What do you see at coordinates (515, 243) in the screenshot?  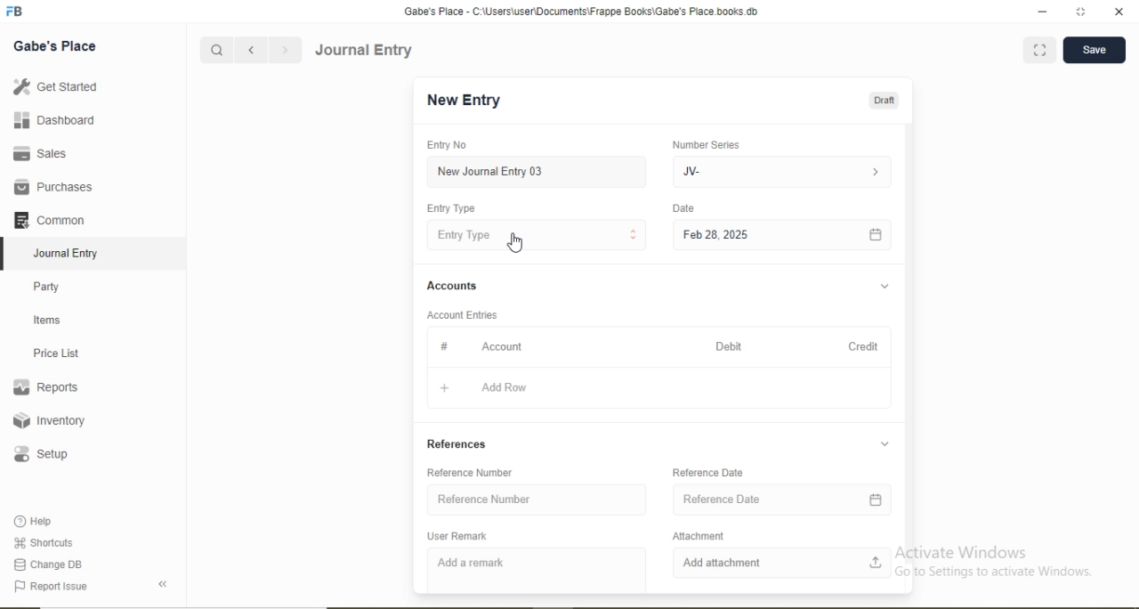 I see `Cursor` at bounding box center [515, 243].